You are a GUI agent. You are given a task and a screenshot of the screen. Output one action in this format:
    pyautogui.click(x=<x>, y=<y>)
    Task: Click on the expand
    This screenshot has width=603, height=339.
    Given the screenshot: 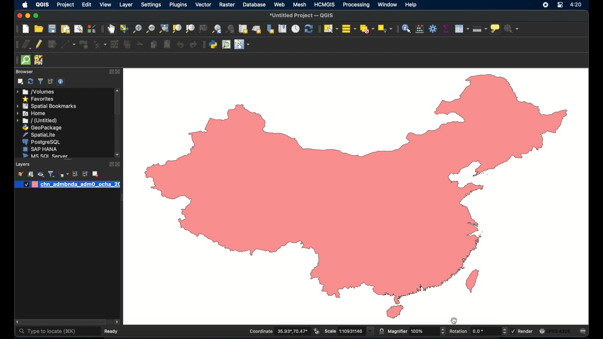 What is the action you would take?
    pyautogui.click(x=111, y=72)
    